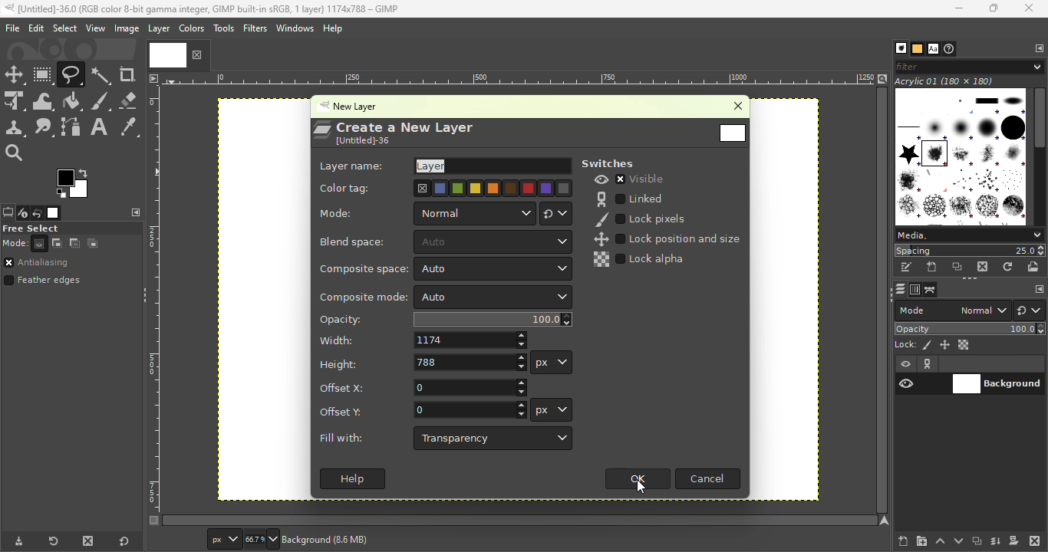 This screenshot has height=552, width=1048. What do you see at coordinates (64, 28) in the screenshot?
I see `` at bounding box center [64, 28].